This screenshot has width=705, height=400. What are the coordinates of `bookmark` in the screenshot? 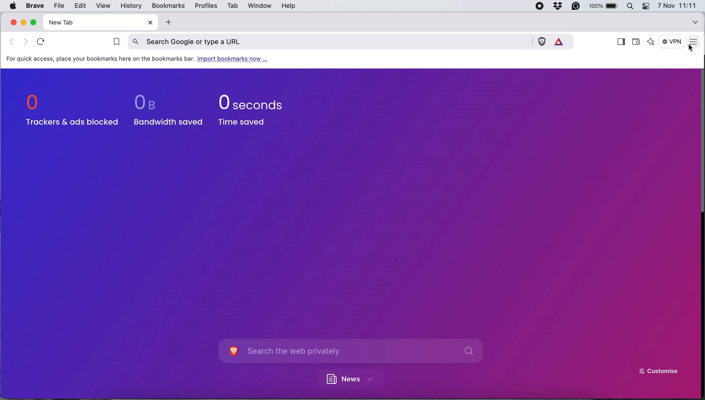 It's located at (114, 43).